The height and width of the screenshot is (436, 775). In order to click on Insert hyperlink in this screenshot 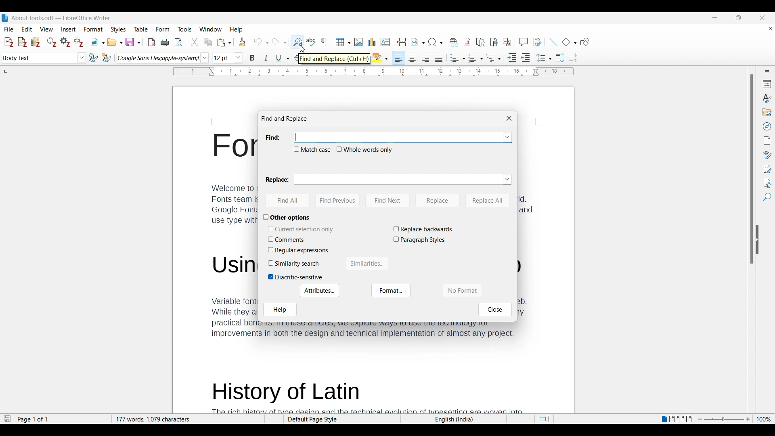, I will do `click(454, 42)`.